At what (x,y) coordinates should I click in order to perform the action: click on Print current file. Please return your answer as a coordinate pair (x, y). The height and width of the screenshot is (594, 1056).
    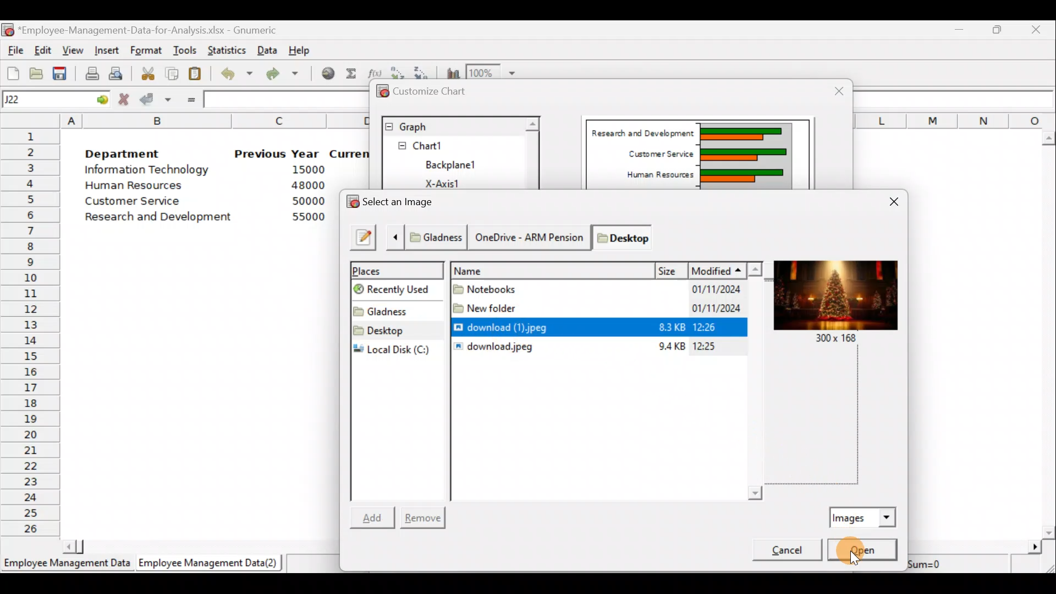
    Looking at the image, I should click on (90, 71).